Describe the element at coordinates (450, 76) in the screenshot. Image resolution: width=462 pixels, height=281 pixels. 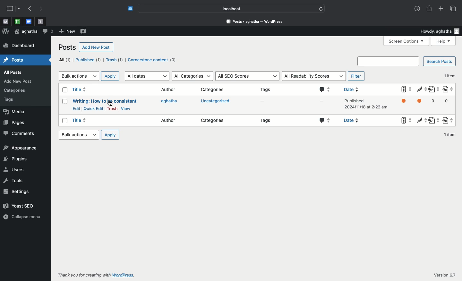
I see `1 item` at that location.